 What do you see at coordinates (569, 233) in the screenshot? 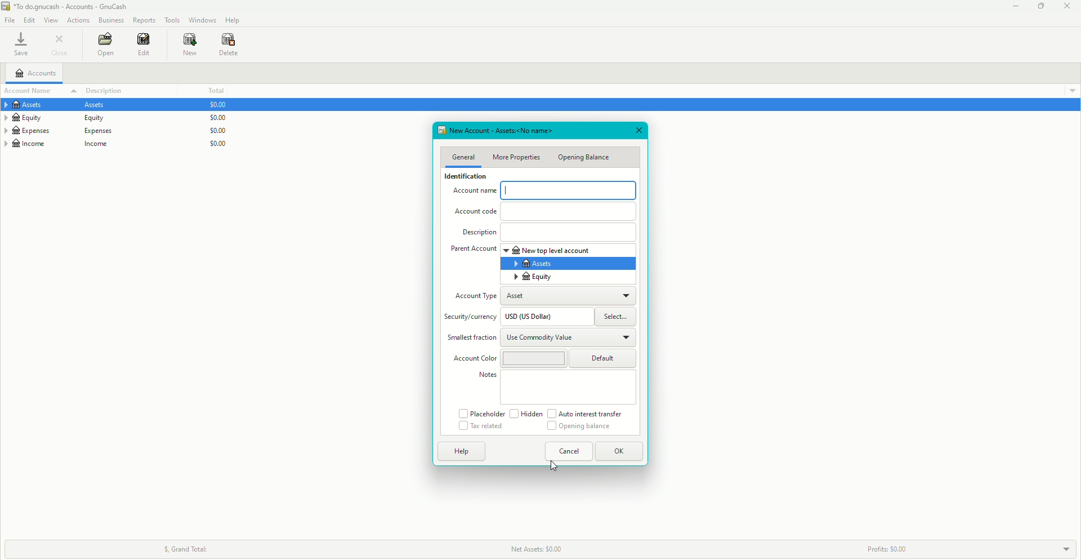
I see `Typing box for description` at bounding box center [569, 233].